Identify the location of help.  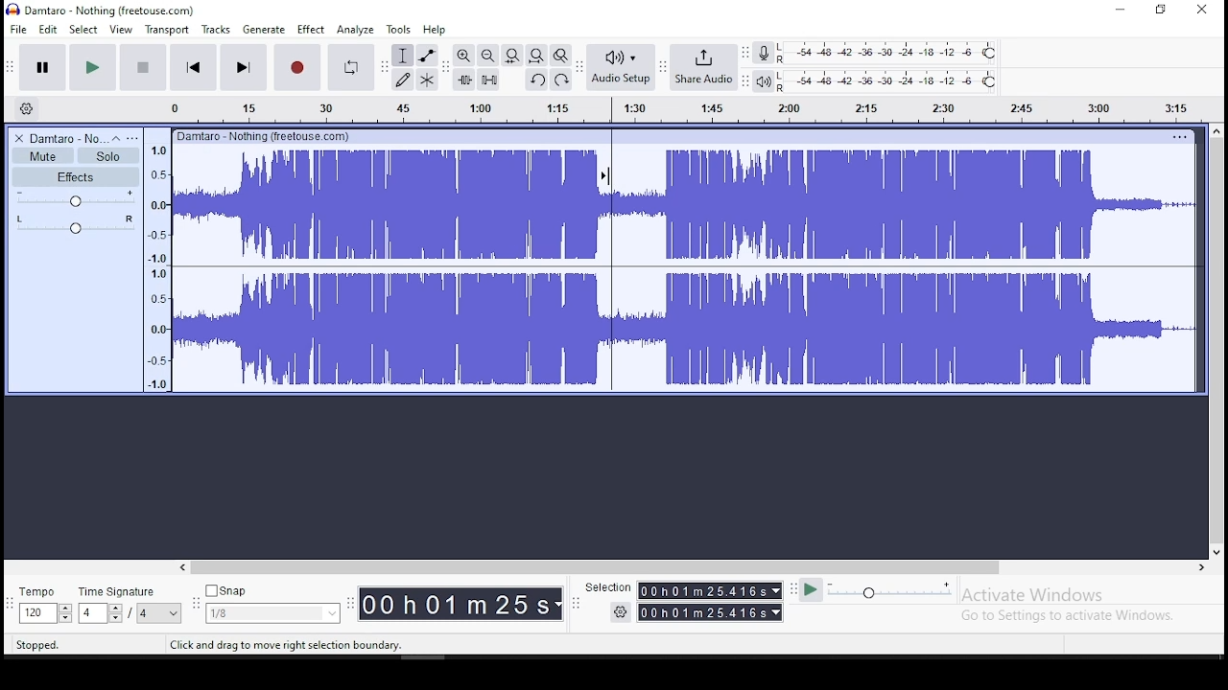
(435, 30).